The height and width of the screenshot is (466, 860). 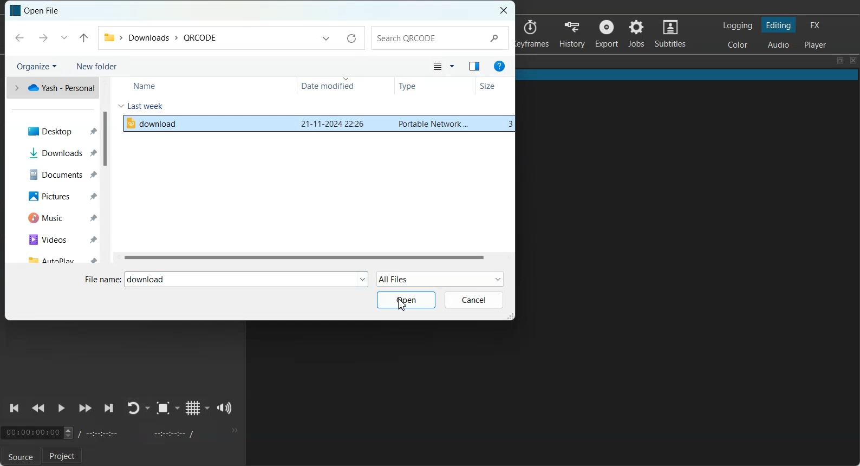 What do you see at coordinates (436, 67) in the screenshot?
I see `Change your view` at bounding box center [436, 67].